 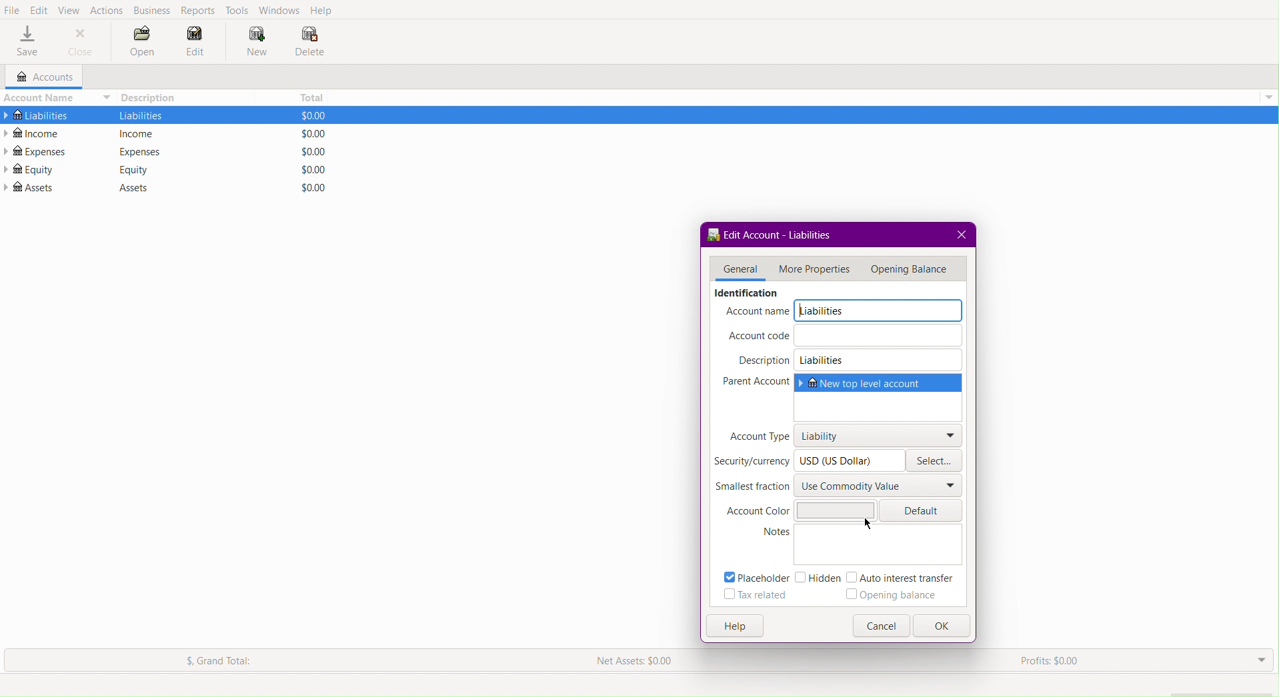 I want to click on Equity, so click(x=135, y=169).